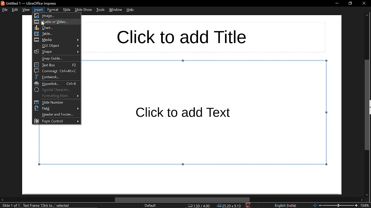 The width and height of the screenshot is (371, 208). I want to click on restore down, so click(350, 4).